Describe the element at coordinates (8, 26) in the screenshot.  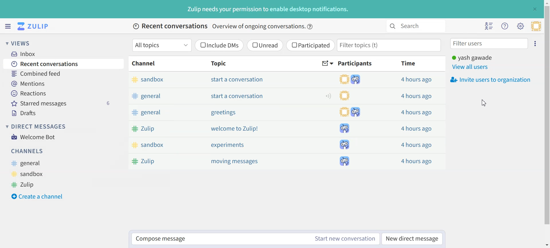
I see `Hide left sidebar` at that location.